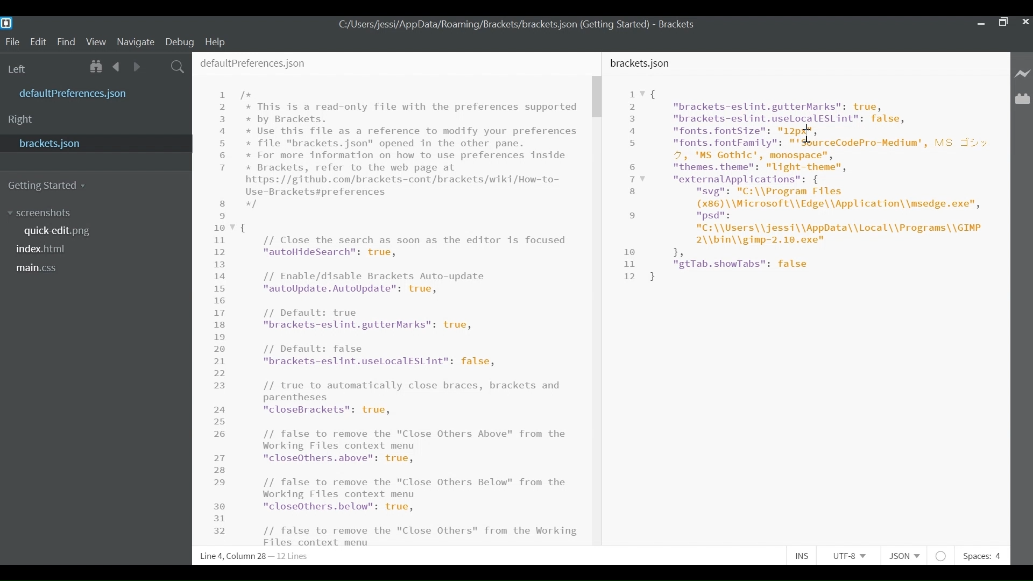 The height and width of the screenshot is (581, 1033). I want to click on screenshots, so click(39, 213).